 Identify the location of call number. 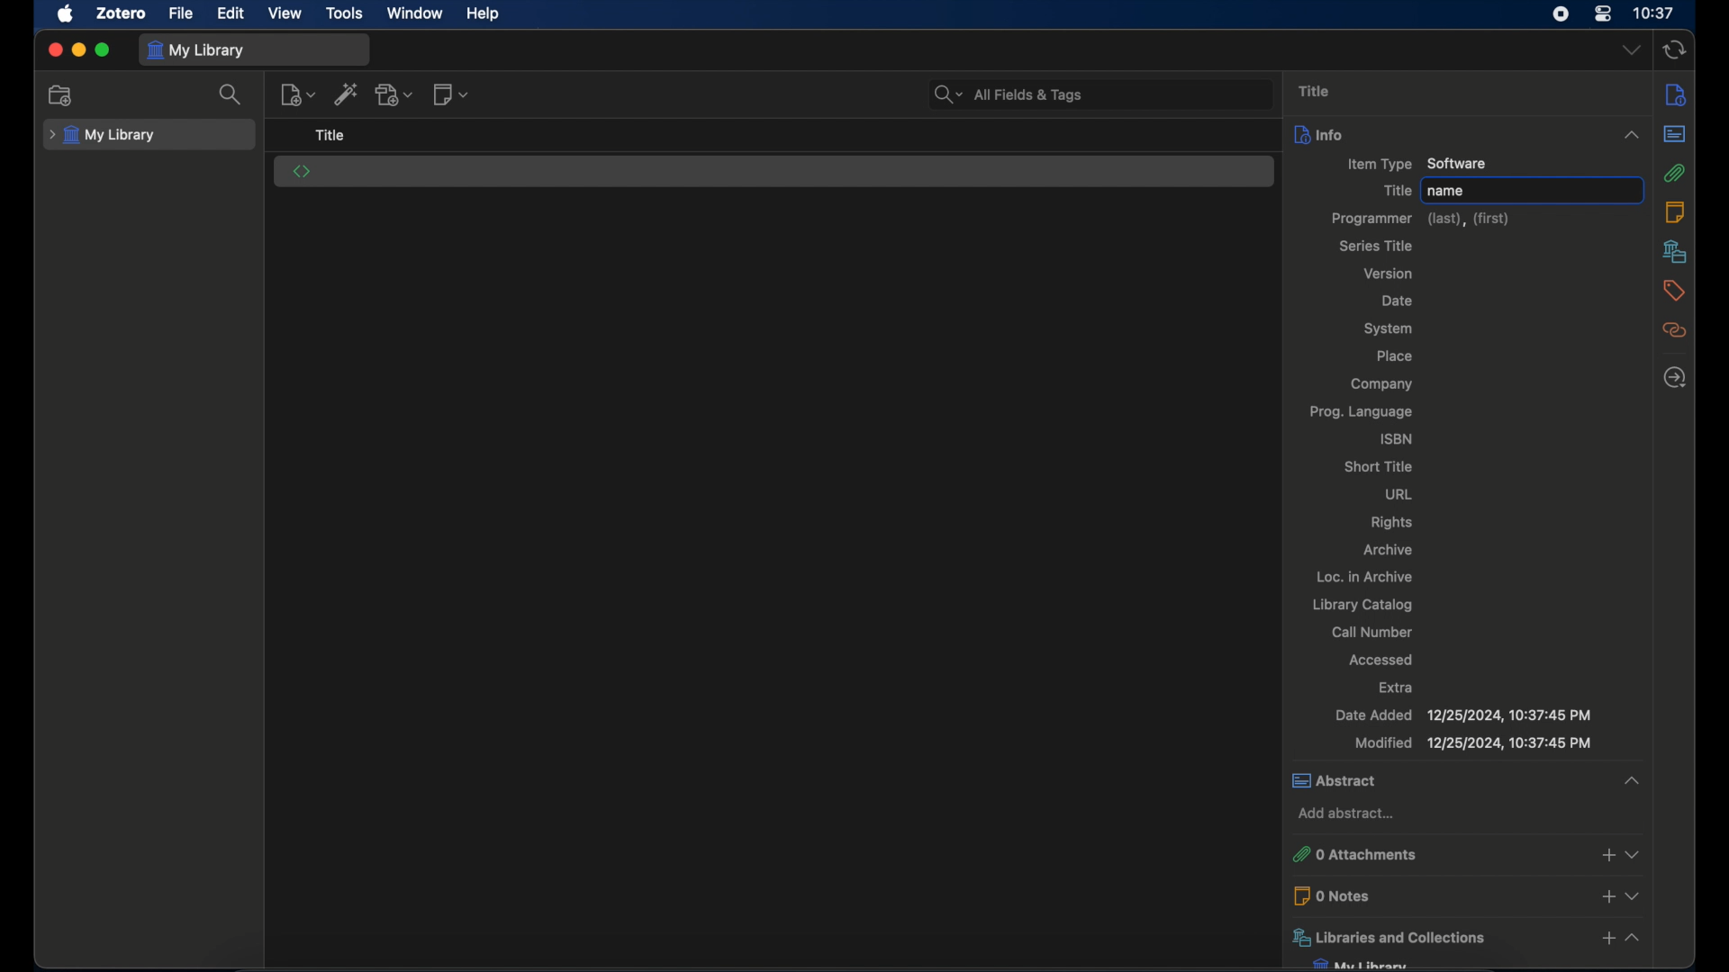
(1371, 632).